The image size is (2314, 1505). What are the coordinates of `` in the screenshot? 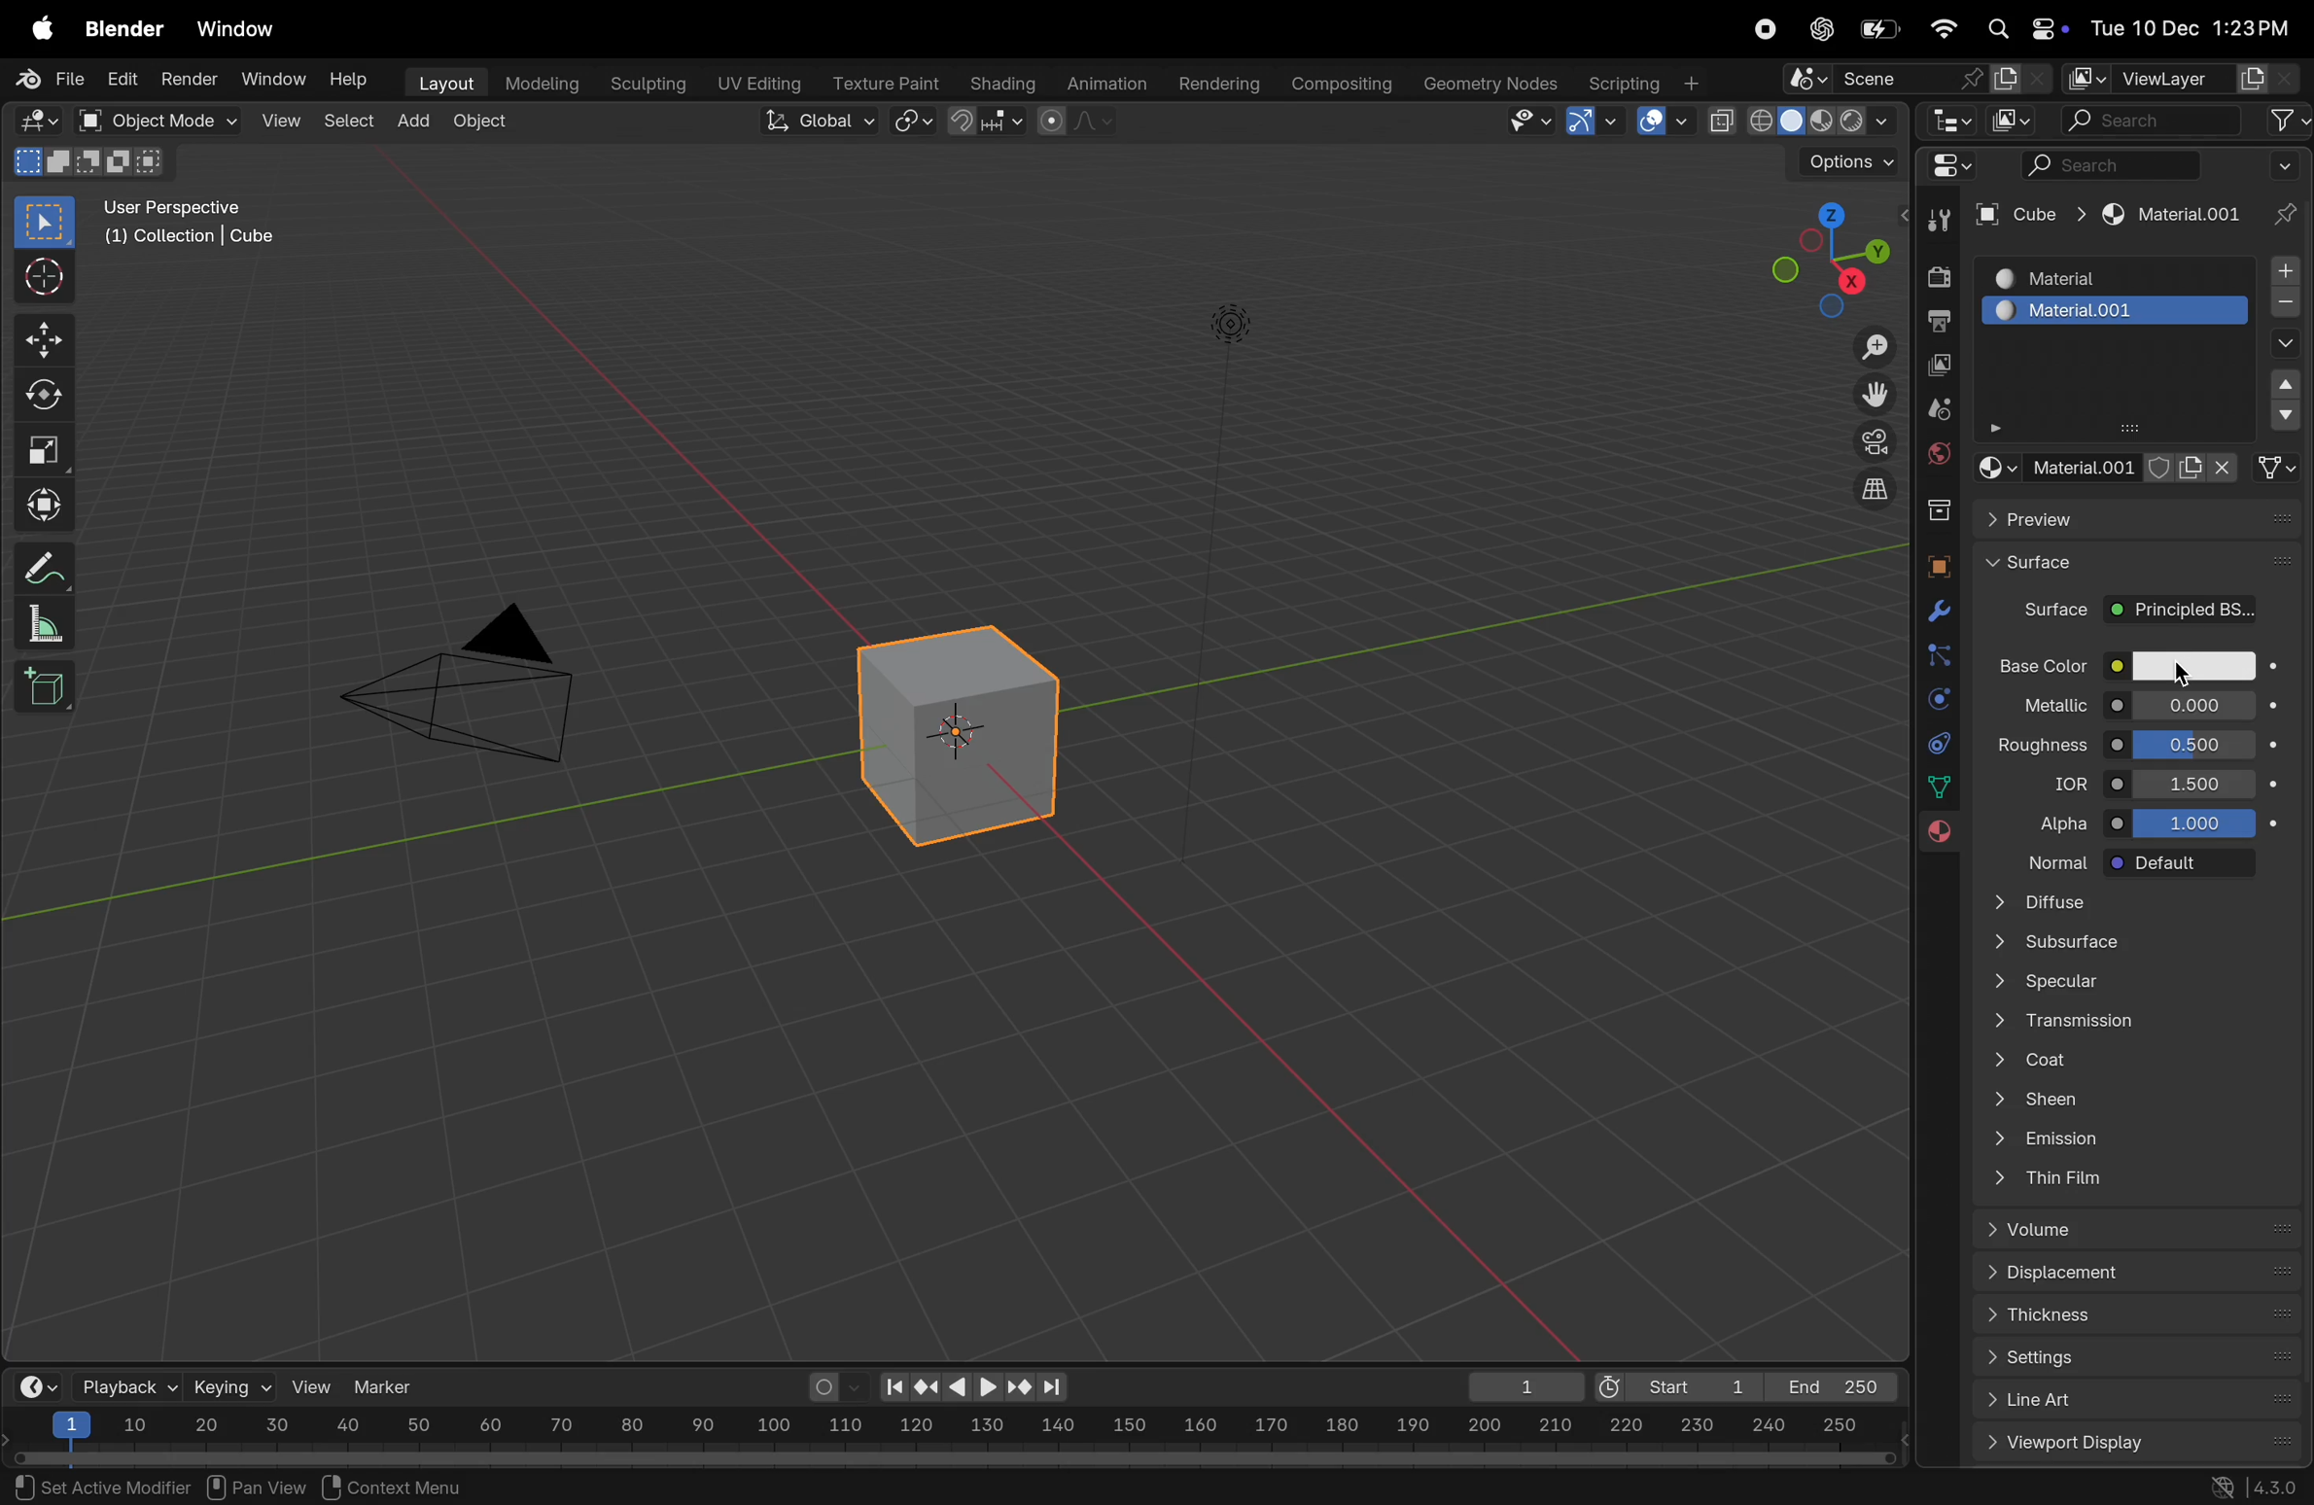 It's located at (1942, 787).